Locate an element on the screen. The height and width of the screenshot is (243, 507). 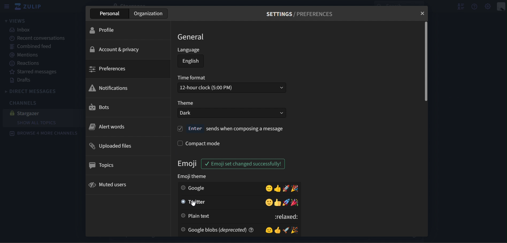
starred messages is located at coordinates (36, 71).